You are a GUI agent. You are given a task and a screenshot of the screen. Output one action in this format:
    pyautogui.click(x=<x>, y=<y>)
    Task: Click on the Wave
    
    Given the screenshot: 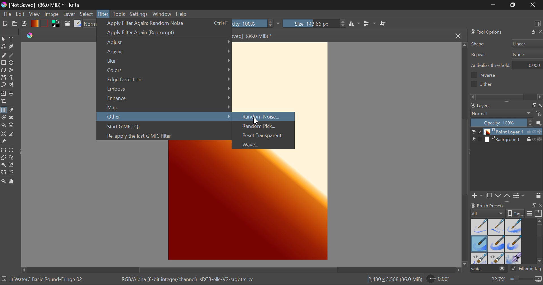 What is the action you would take?
    pyautogui.click(x=264, y=144)
    